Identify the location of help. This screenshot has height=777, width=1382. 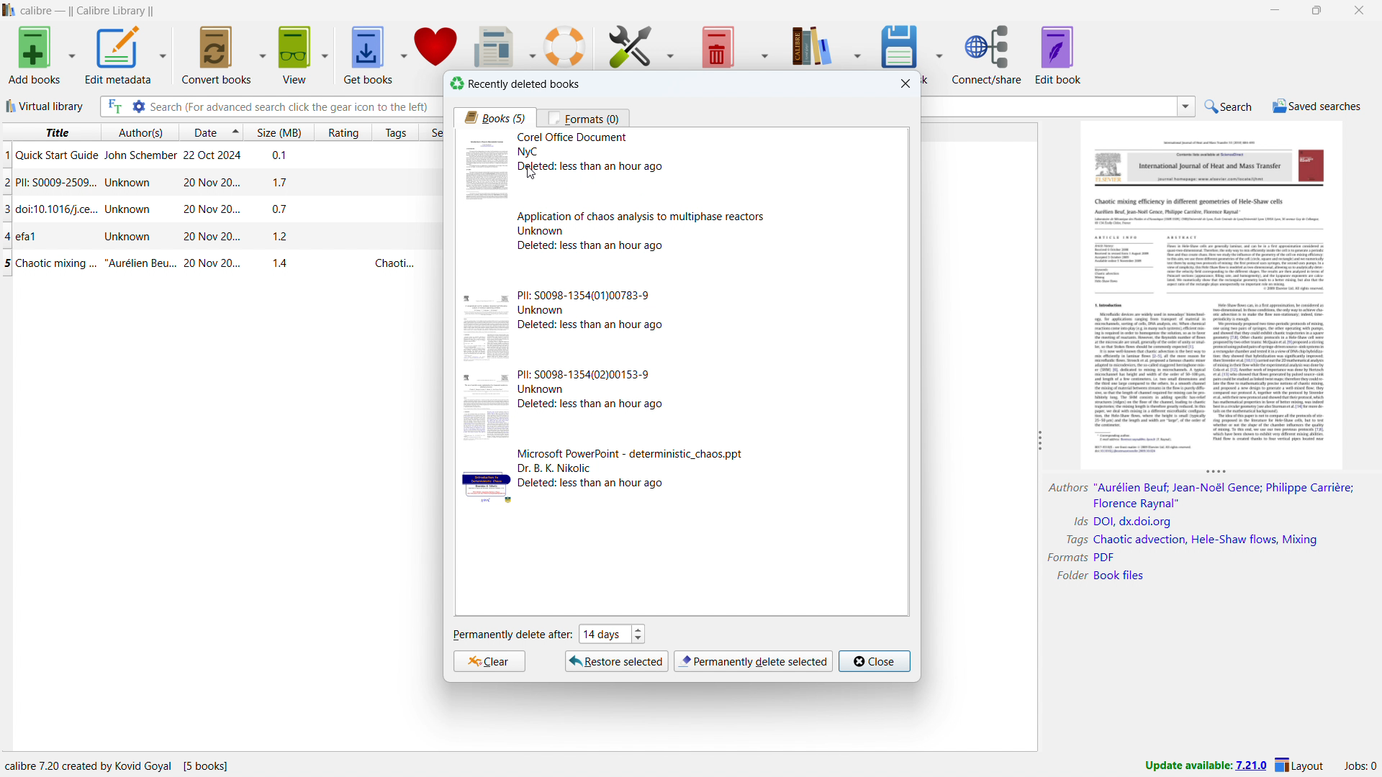
(564, 46).